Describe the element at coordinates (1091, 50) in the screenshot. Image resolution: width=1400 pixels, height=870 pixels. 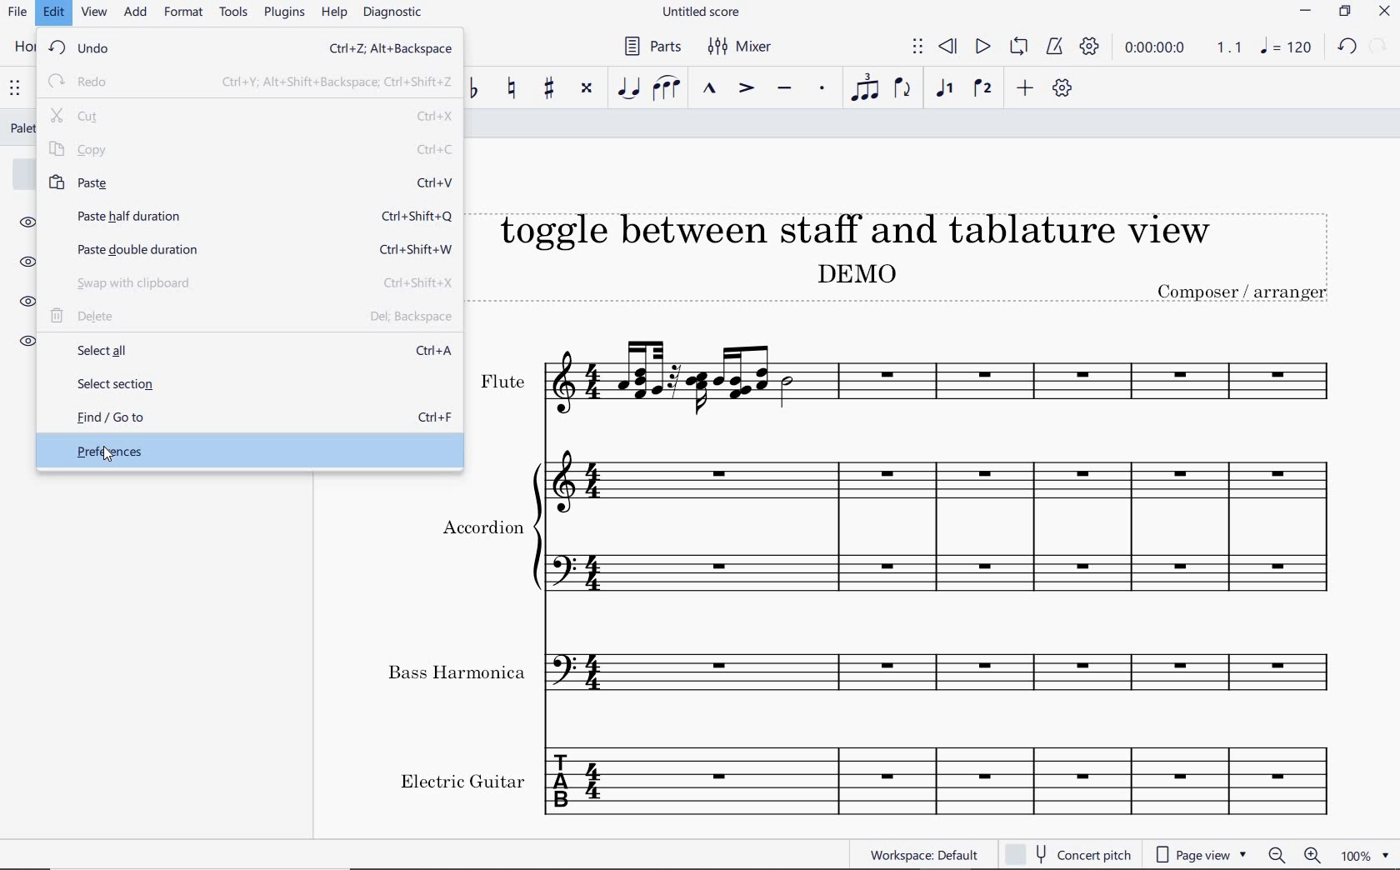
I see `playback settings` at that location.